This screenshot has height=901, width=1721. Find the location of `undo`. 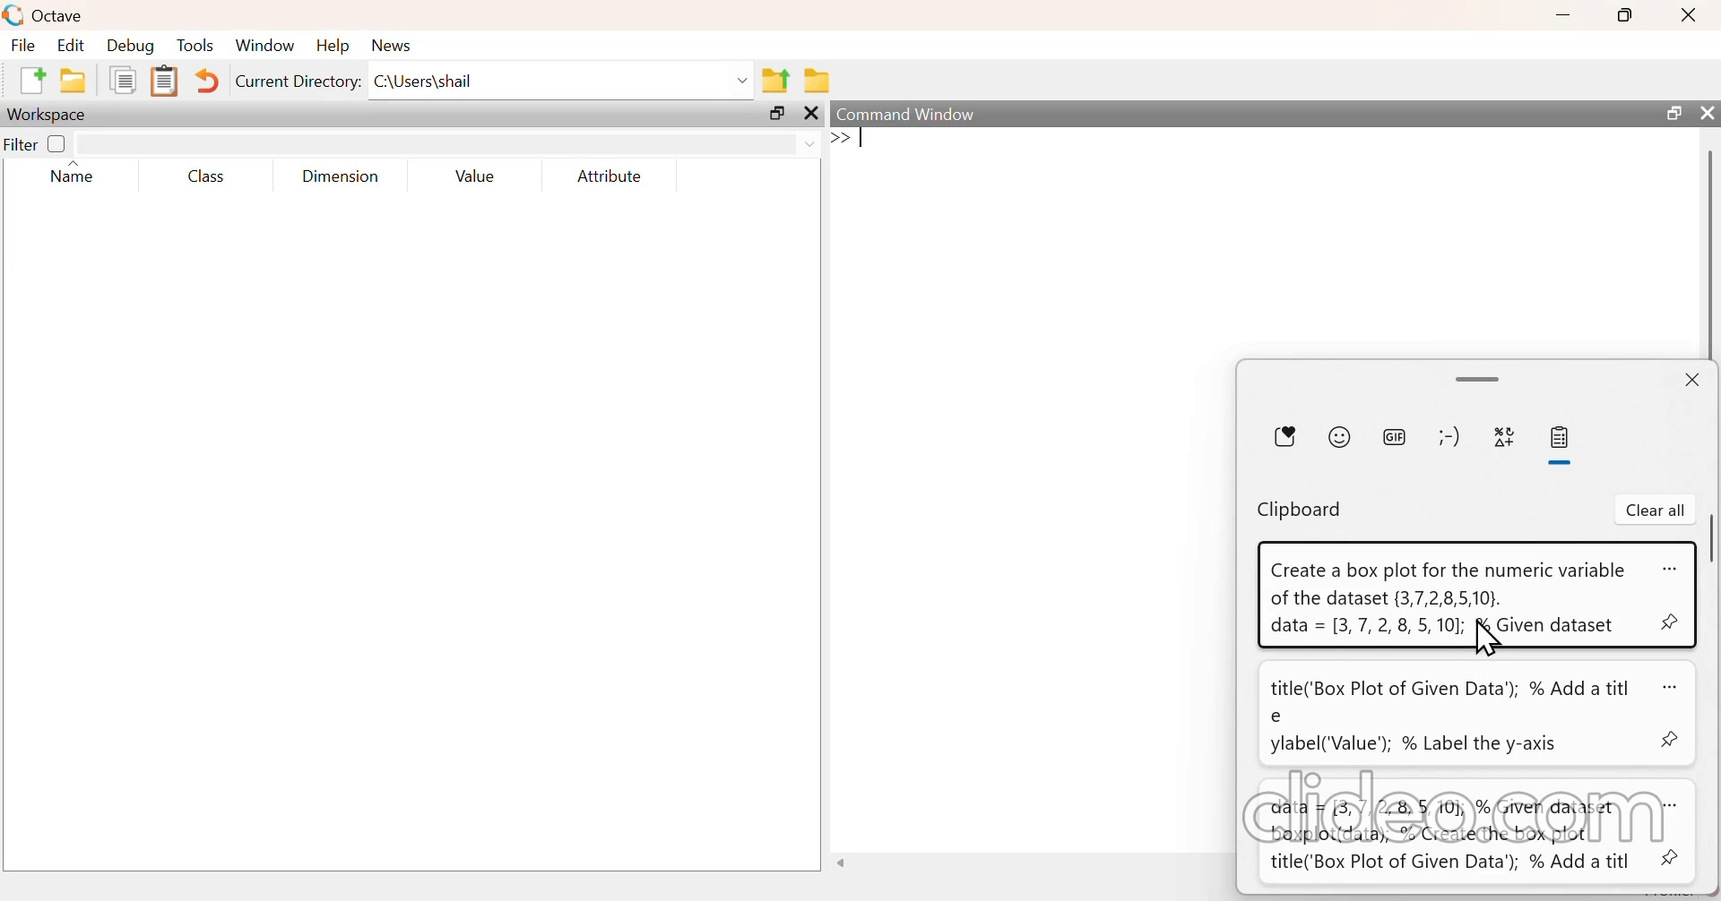

undo is located at coordinates (212, 79).